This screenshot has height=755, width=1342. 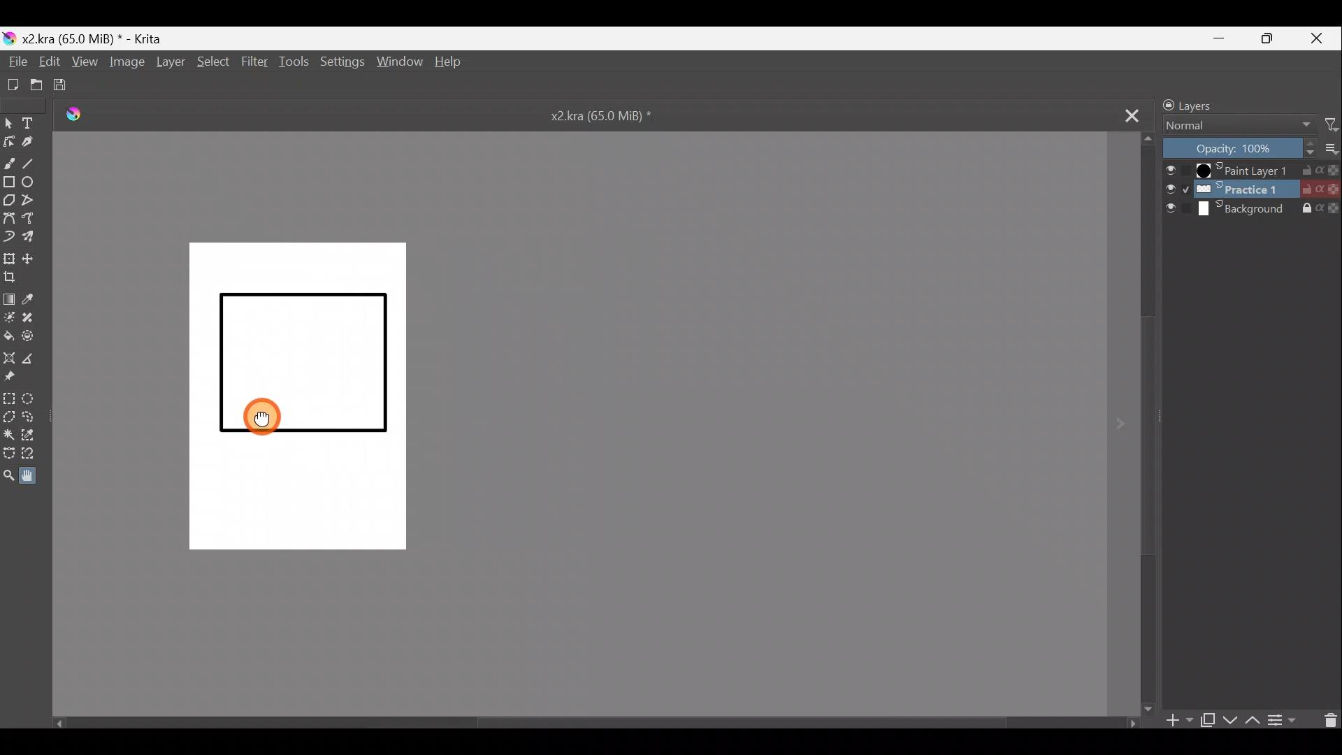 I want to click on Freehand selection tool, so click(x=31, y=419).